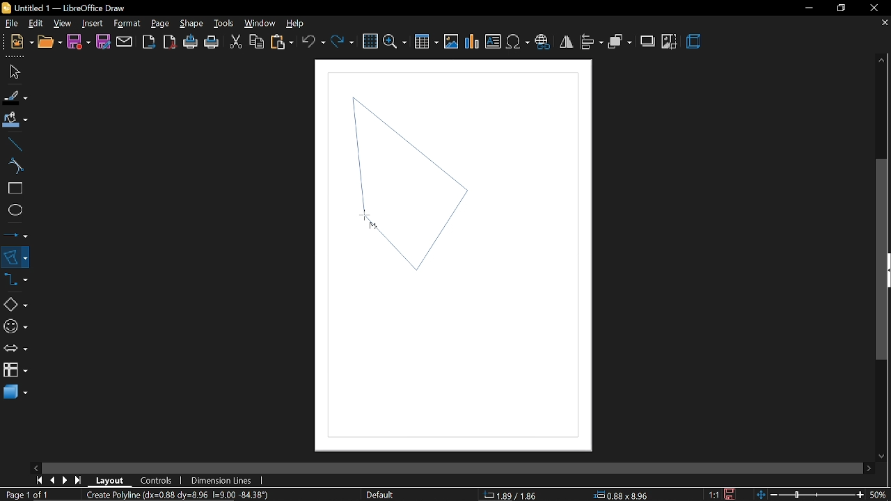 This screenshot has width=891, height=501. I want to click on vertical scrollbar, so click(883, 260).